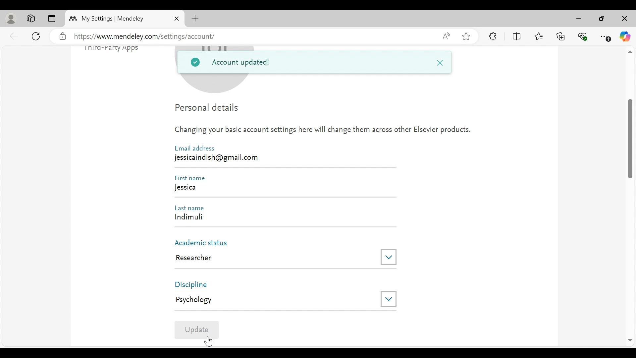  What do you see at coordinates (63, 36) in the screenshot?
I see `verified` at bounding box center [63, 36].